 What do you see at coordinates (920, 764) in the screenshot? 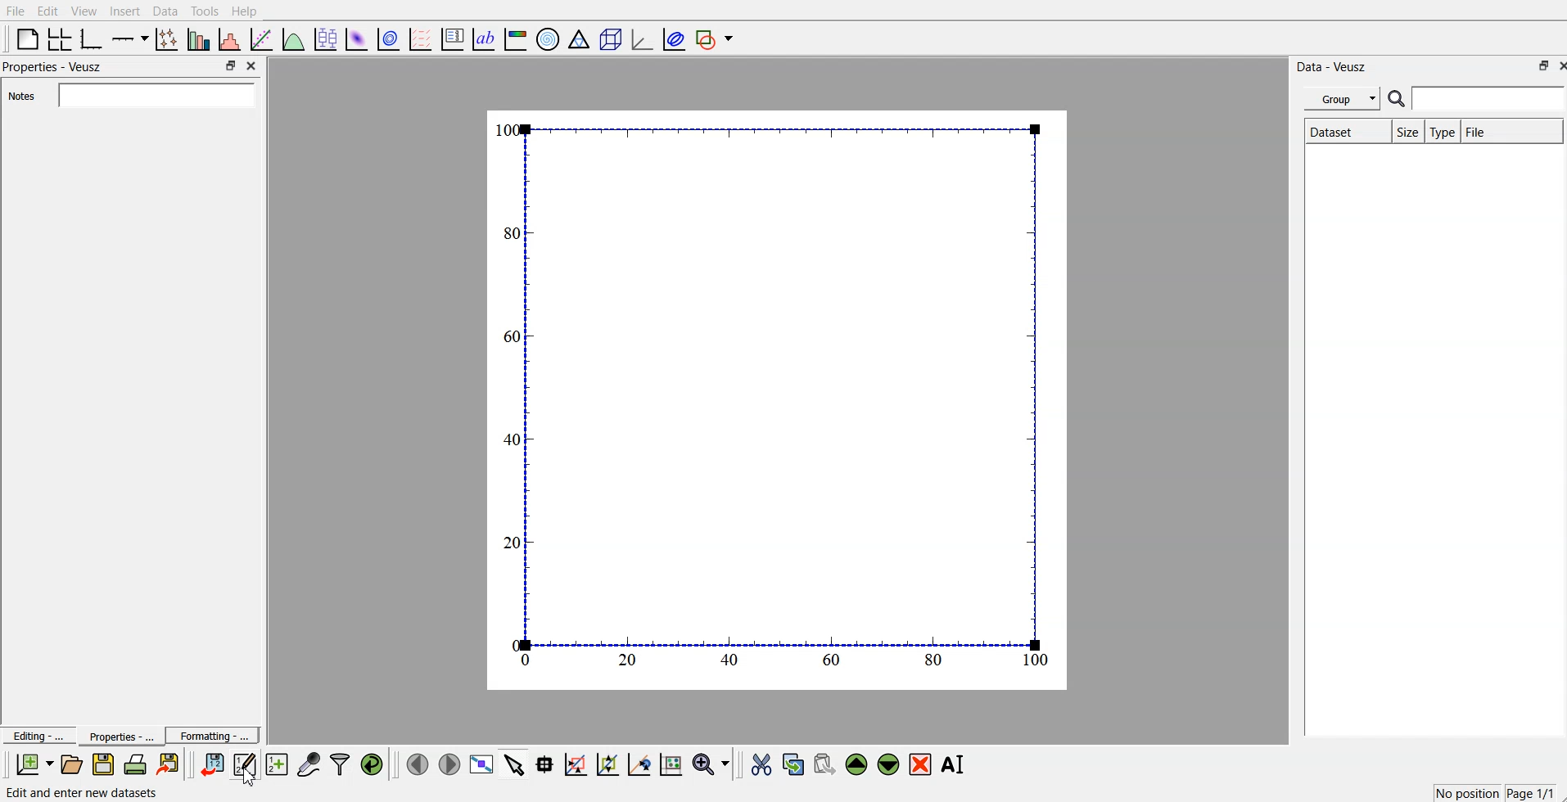
I see `remove widget` at bounding box center [920, 764].